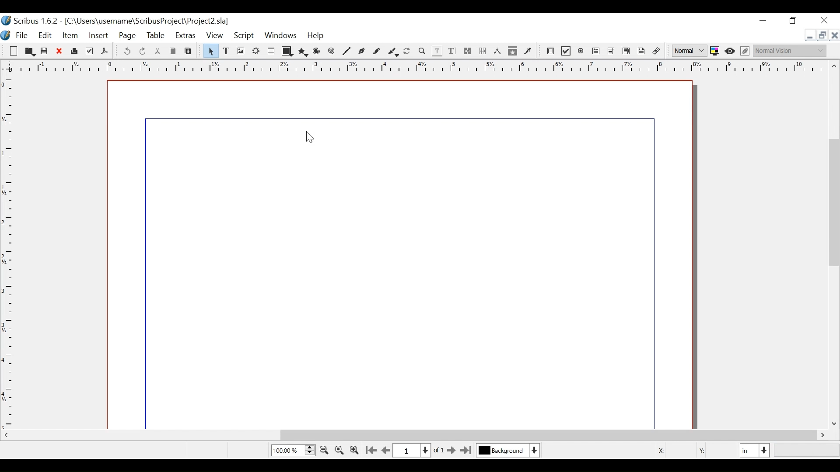 Image resolution: width=840 pixels, height=472 pixels. Describe the element at coordinates (596, 52) in the screenshot. I see `PDF Combo Box` at that location.